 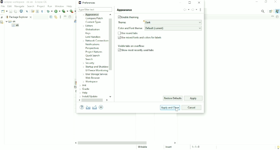 What do you see at coordinates (93, 55) in the screenshot?
I see `Quick Search` at bounding box center [93, 55].